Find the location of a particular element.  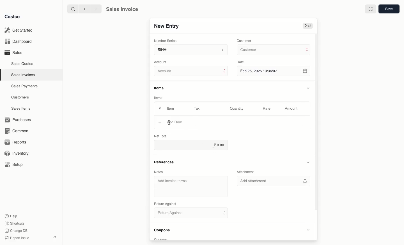

‘Return Against is located at coordinates (165, 204).